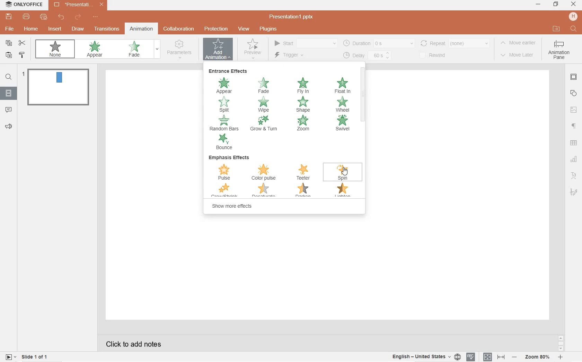  I want to click on appear, so click(225, 86).